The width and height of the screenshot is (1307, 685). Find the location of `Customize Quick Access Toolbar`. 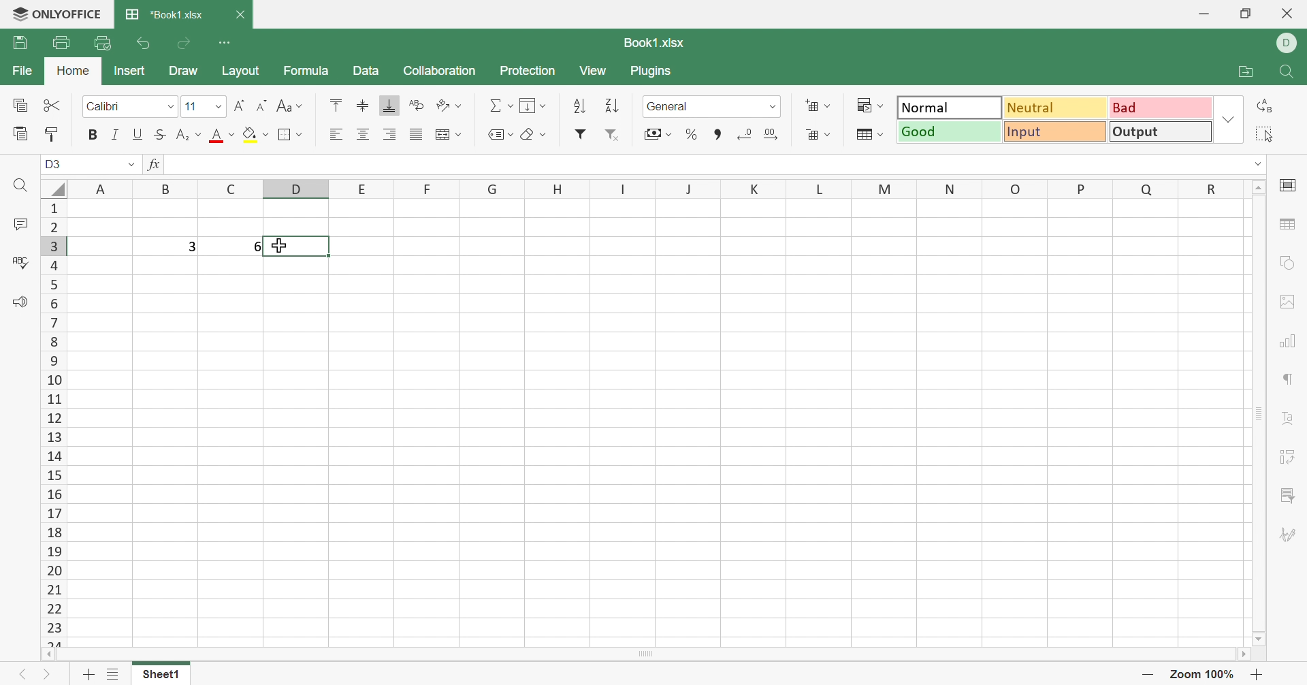

Customize Quick Access Toolbar is located at coordinates (223, 42).